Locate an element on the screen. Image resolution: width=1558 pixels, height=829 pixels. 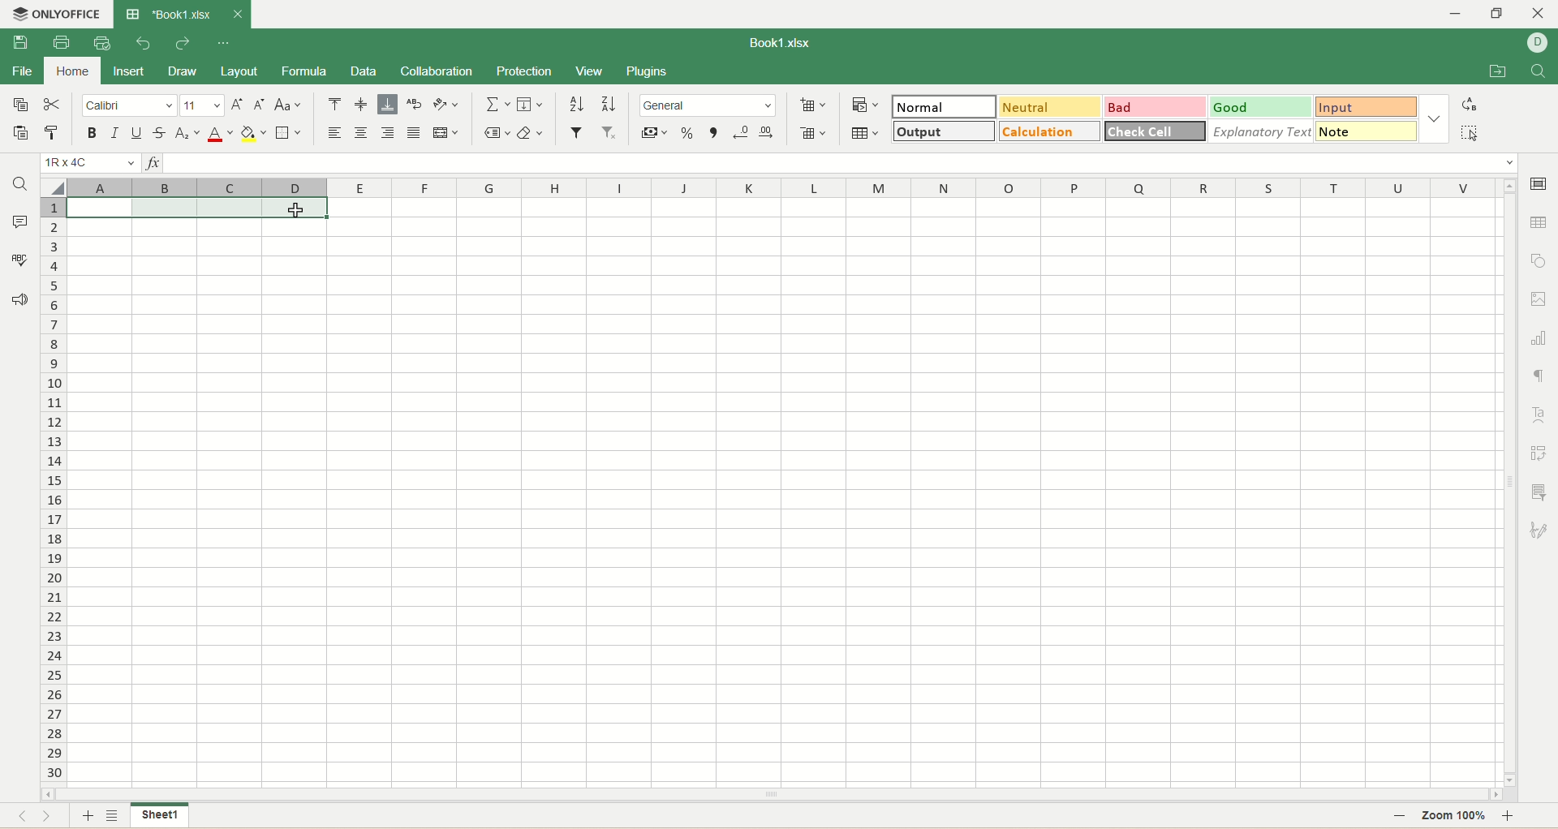
zoom in is located at coordinates (1516, 815).